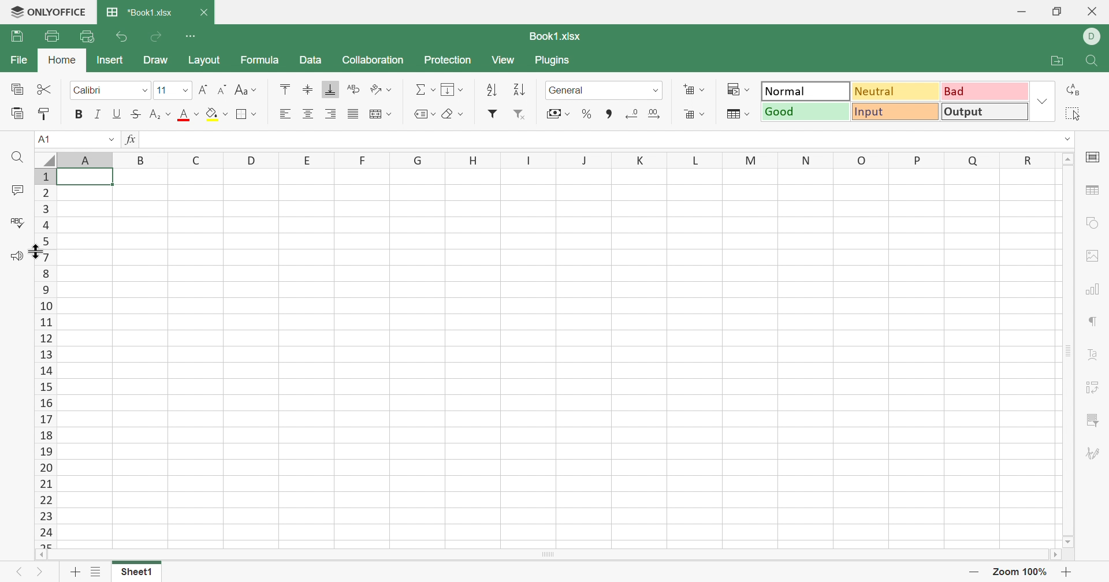 The height and width of the screenshot is (582, 1109). I want to click on Layout, so click(204, 58).